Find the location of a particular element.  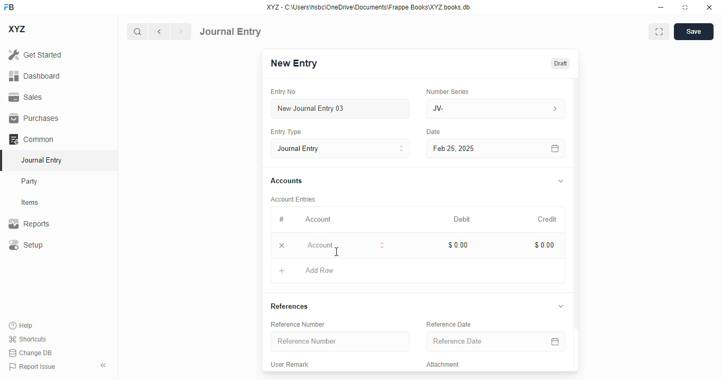

toggle sidebar is located at coordinates (104, 365).